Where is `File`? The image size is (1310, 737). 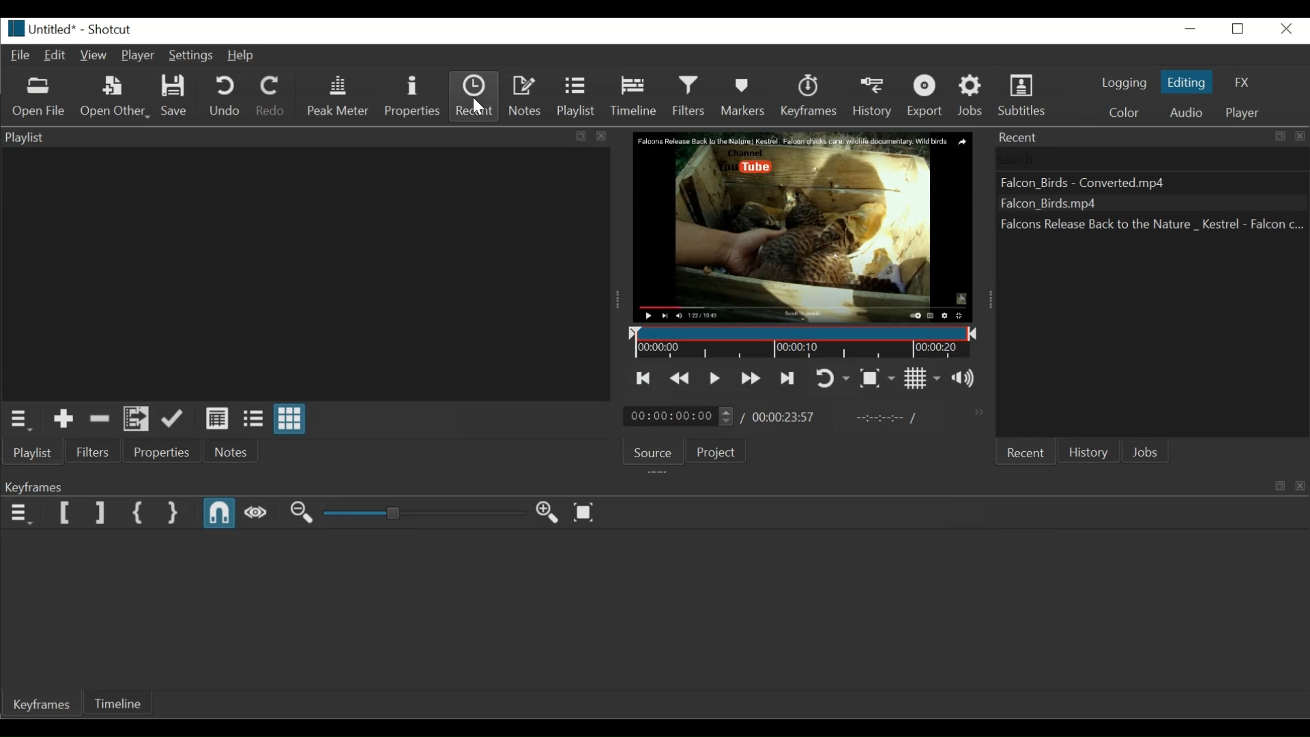
File is located at coordinates (20, 56).